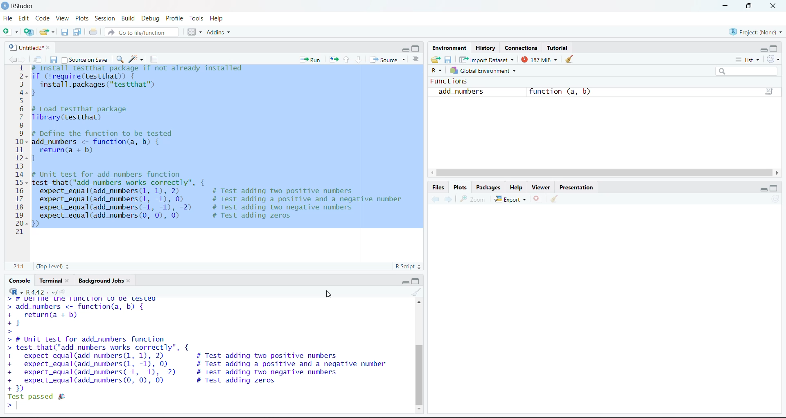 This screenshot has width=786, height=418. Describe the element at coordinates (569, 59) in the screenshot. I see `clear` at that location.